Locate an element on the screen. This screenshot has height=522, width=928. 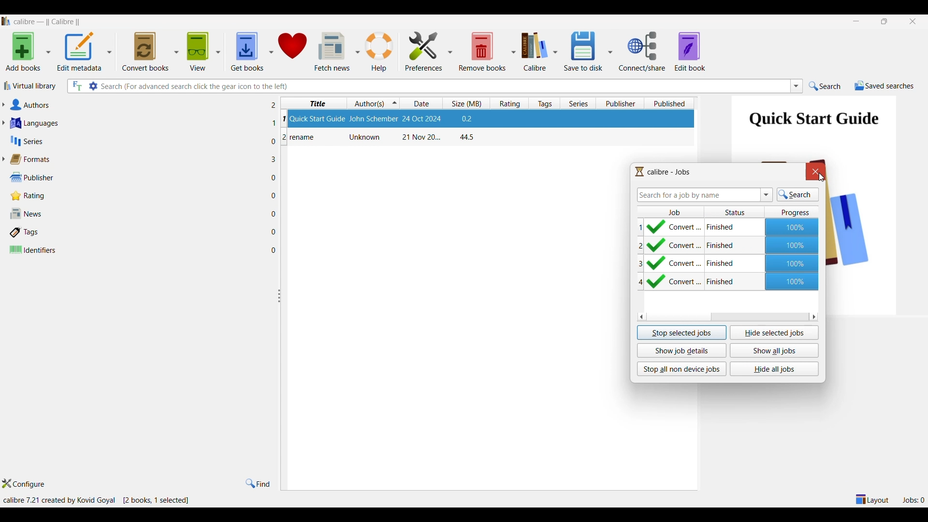
Search is located at coordinates (797, 194).